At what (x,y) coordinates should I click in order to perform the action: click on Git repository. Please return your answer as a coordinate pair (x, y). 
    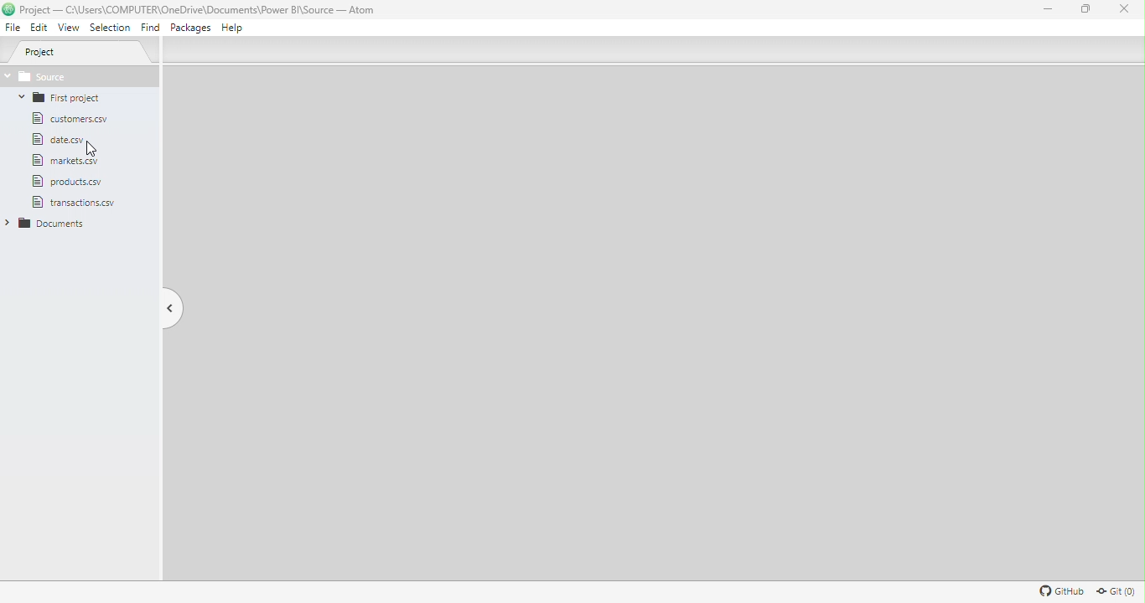
    Looking at the image, I should click on (1117, 590).